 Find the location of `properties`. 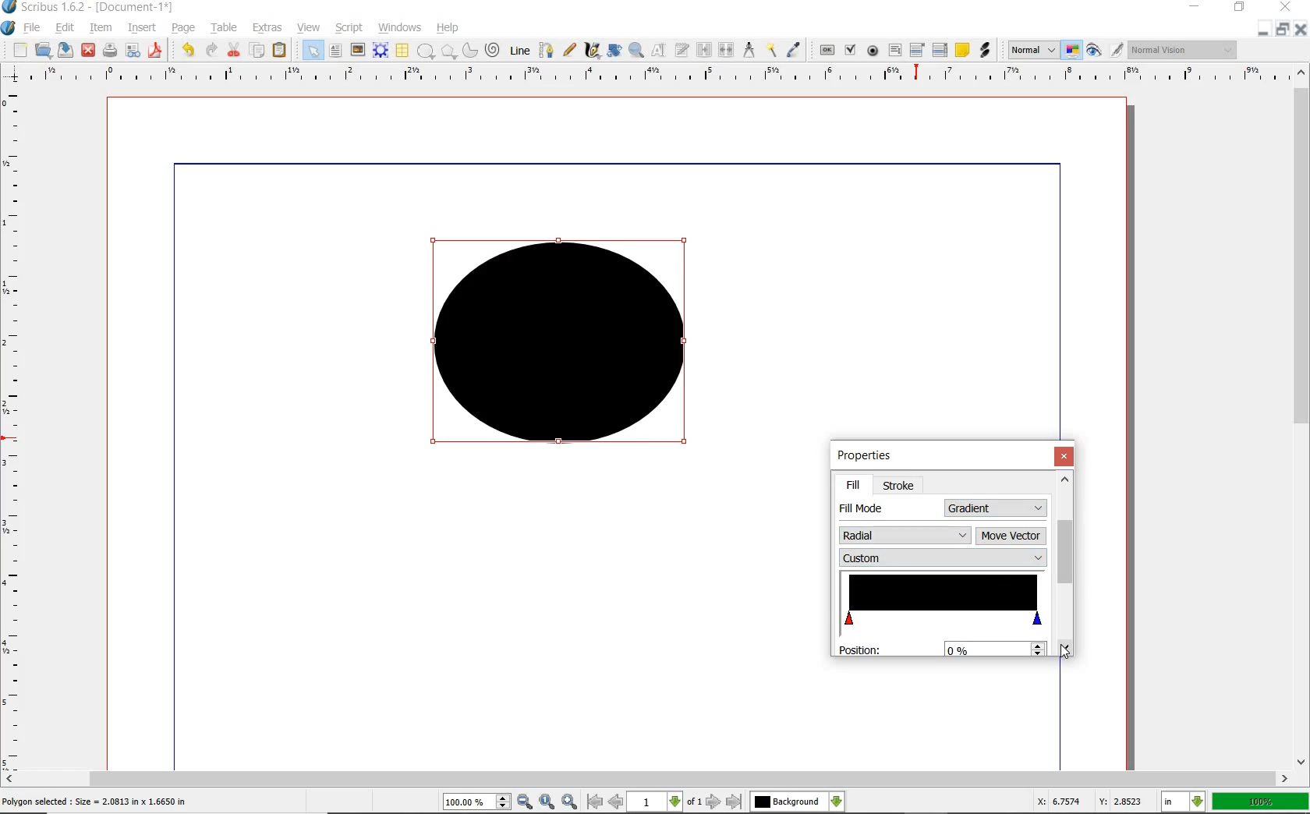

properties is located at coordinates (880, 456).